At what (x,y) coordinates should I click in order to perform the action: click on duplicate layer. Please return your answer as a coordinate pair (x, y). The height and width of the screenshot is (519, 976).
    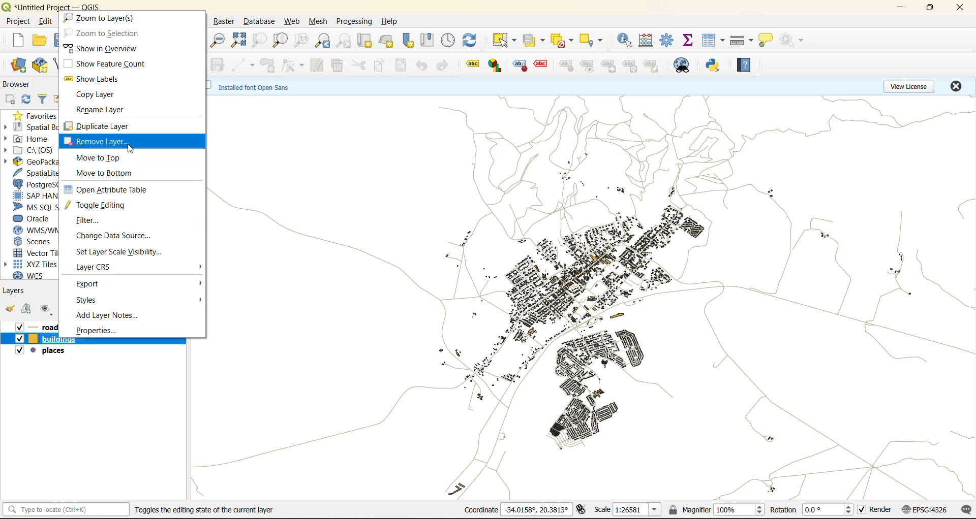
    Looking at the image, I should click on (109, 126).